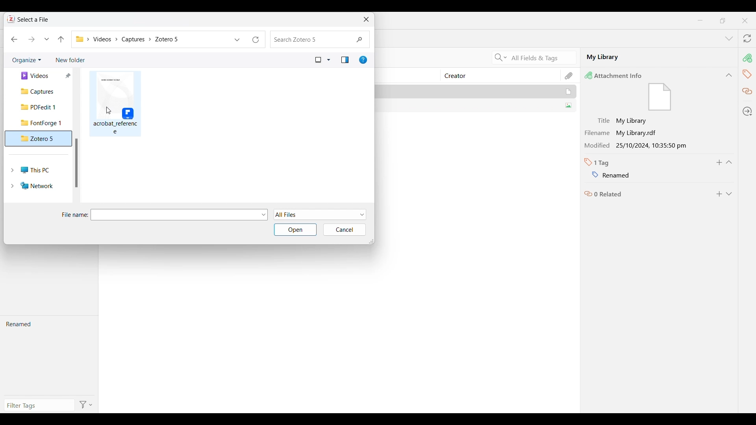  I want to click on Renamed, so click(50, 357).